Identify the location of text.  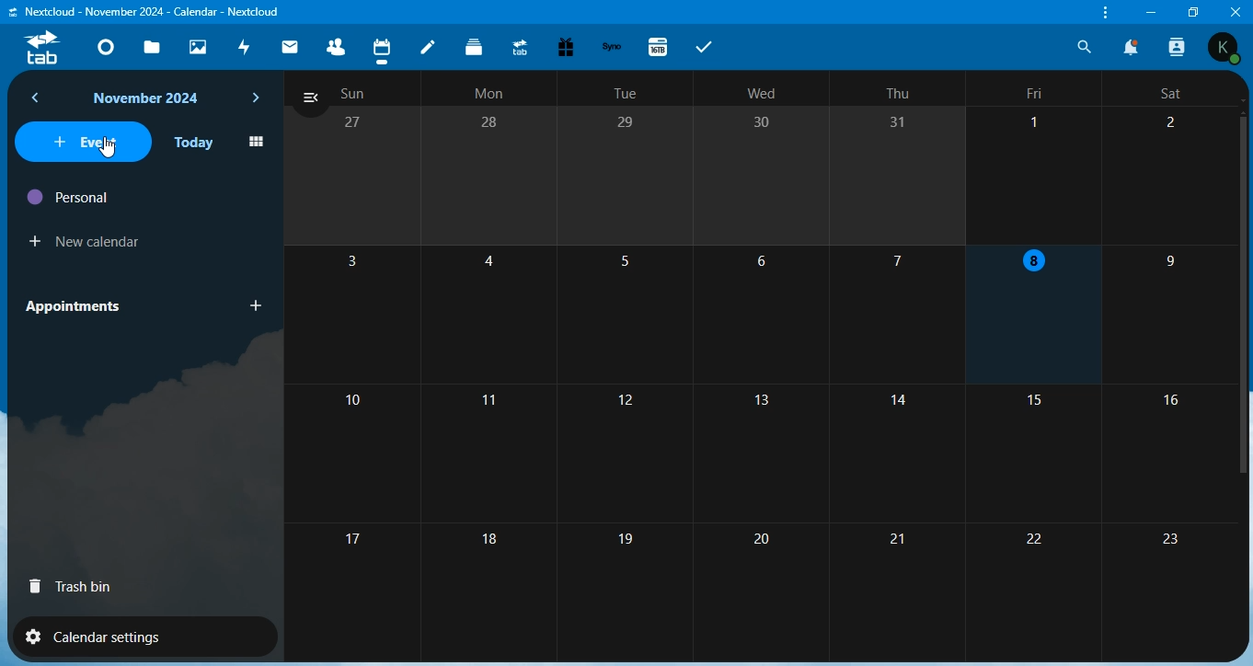
(762, 92).